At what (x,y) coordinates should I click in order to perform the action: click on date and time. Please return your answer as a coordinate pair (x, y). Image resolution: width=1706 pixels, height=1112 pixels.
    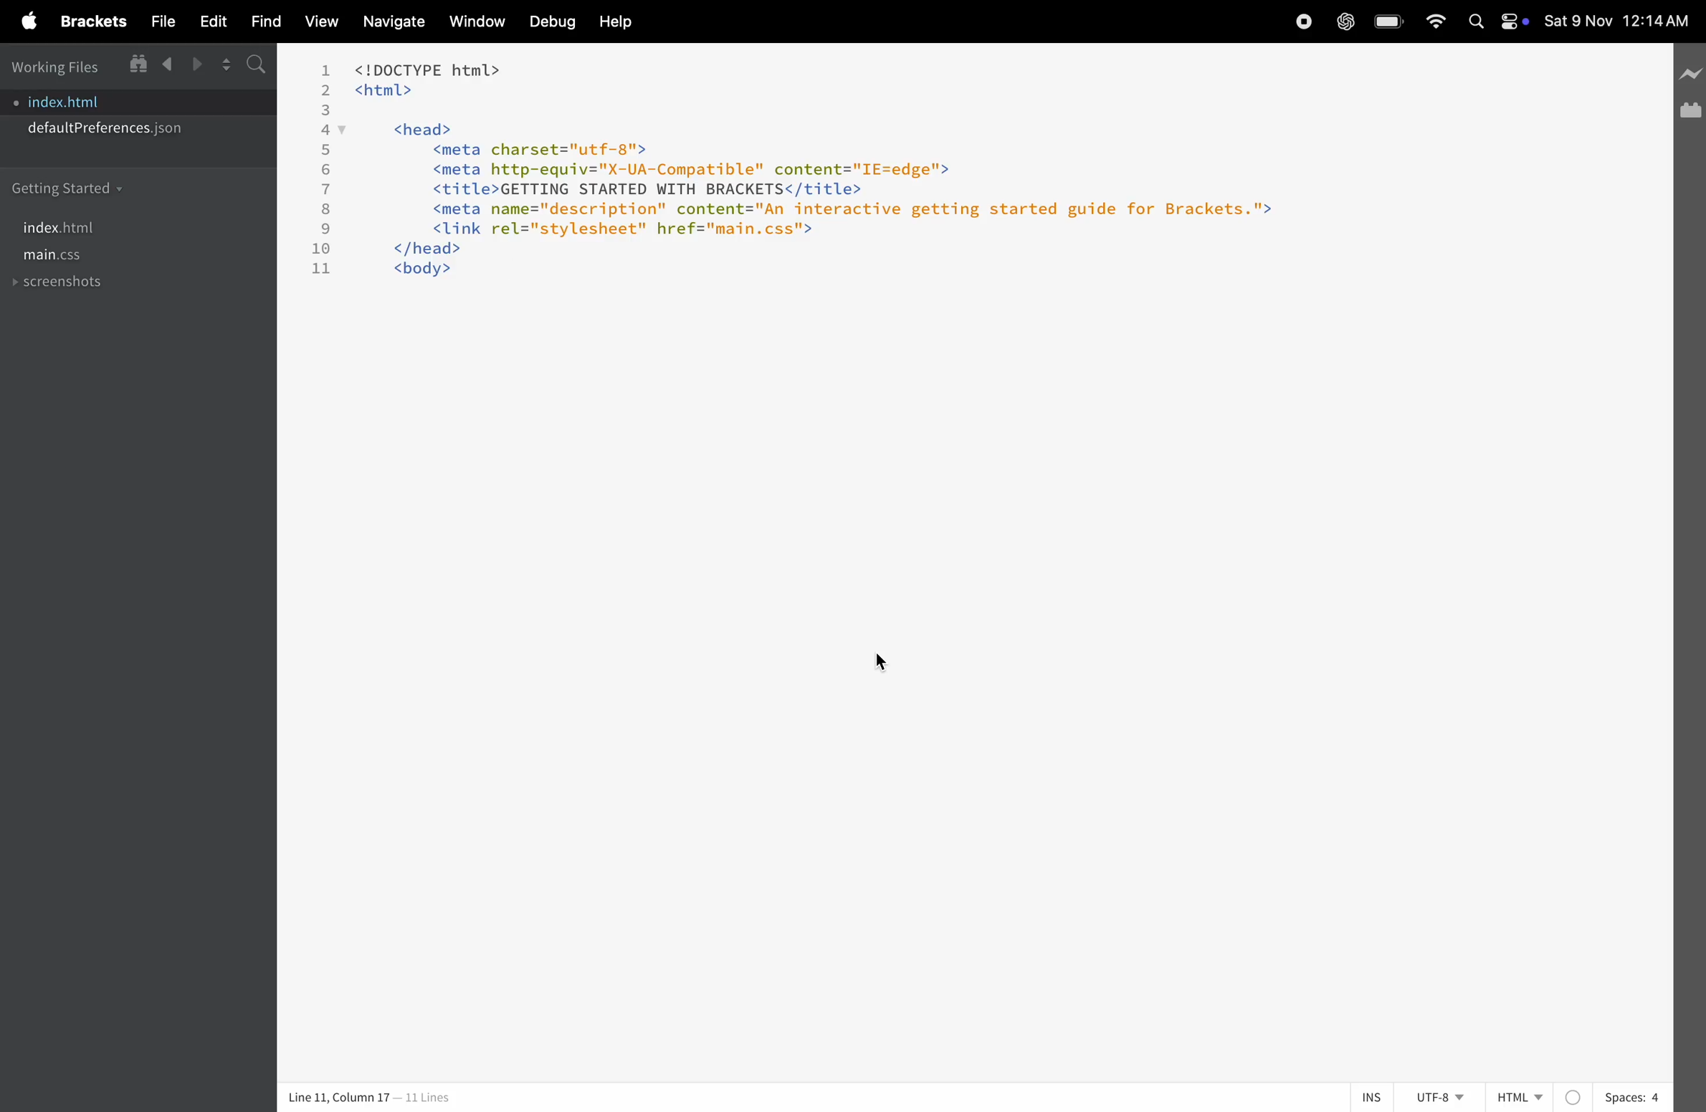
    Looking at the image, I should click on (1620, 21).